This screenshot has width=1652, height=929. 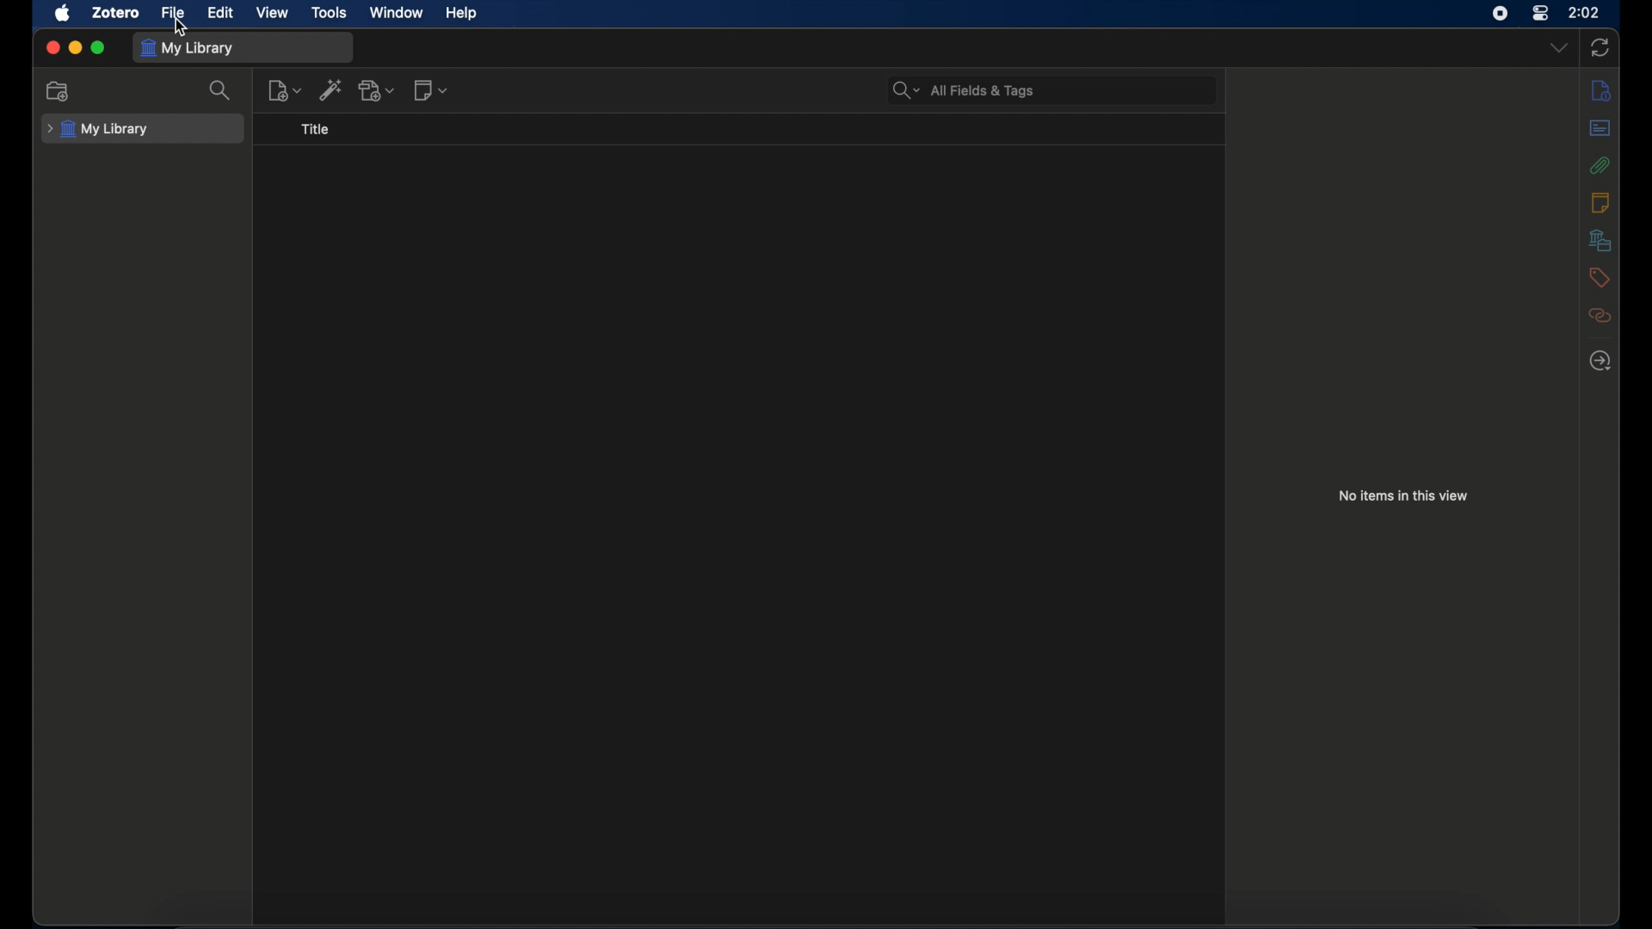 I want to click on search, so click(x=220, y=89).